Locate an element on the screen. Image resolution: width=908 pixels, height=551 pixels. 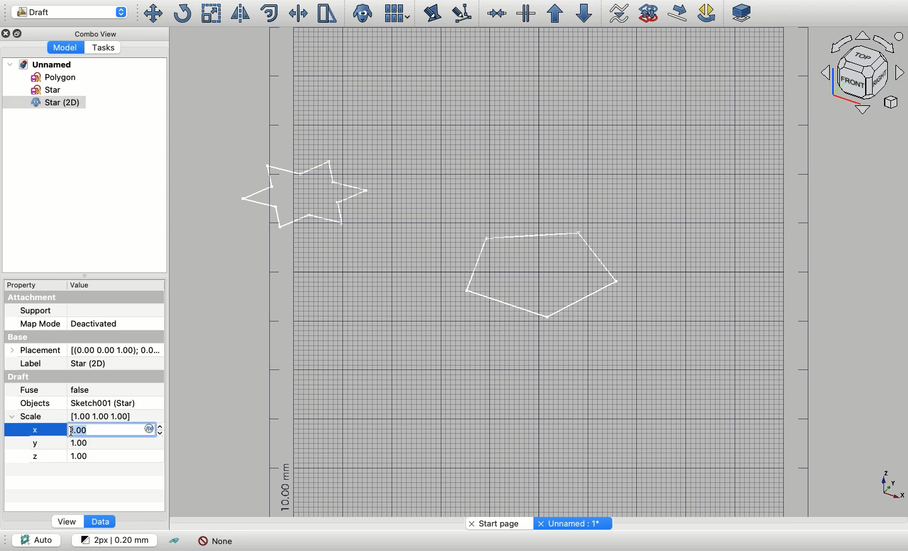
Polygon is located at coordinates (51, 77).